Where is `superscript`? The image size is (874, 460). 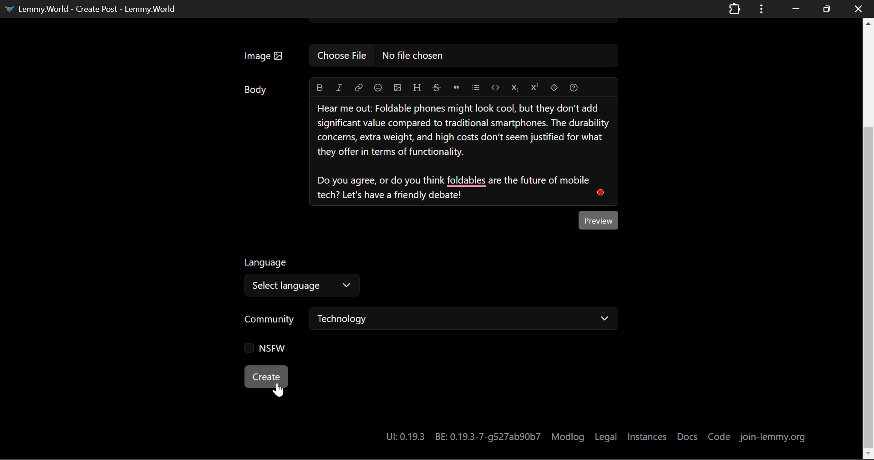 superscript is located at coordinates (535, 88).